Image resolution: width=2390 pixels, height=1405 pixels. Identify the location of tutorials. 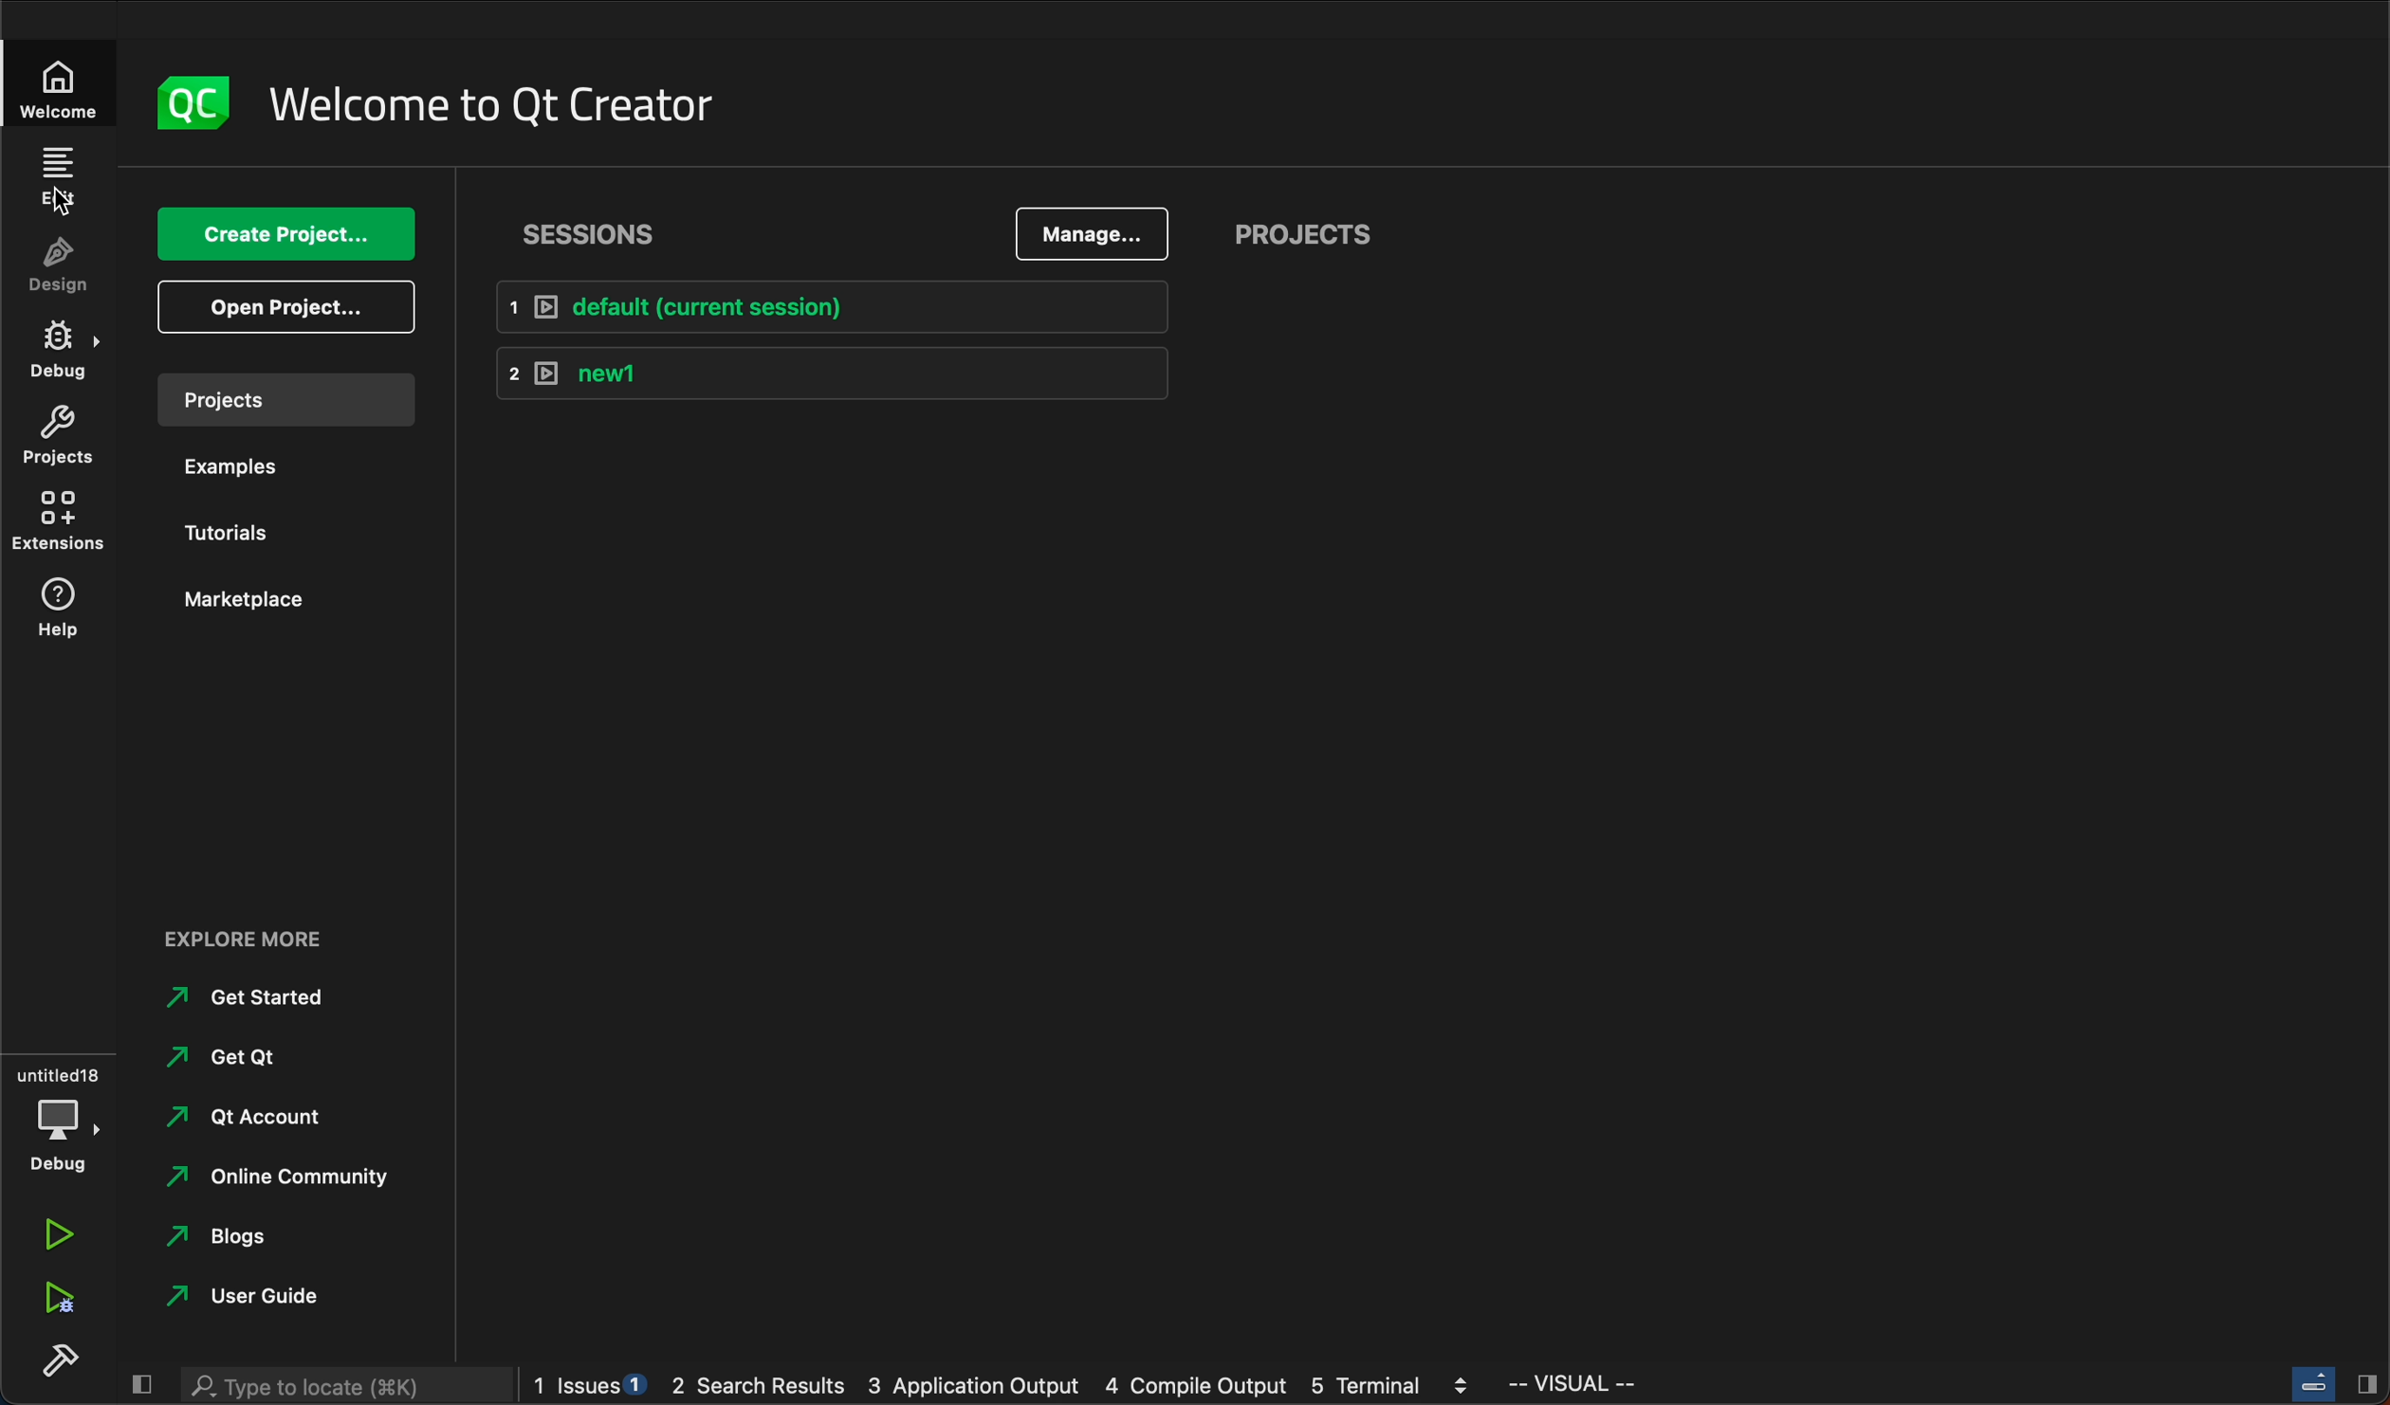
(250, 536).